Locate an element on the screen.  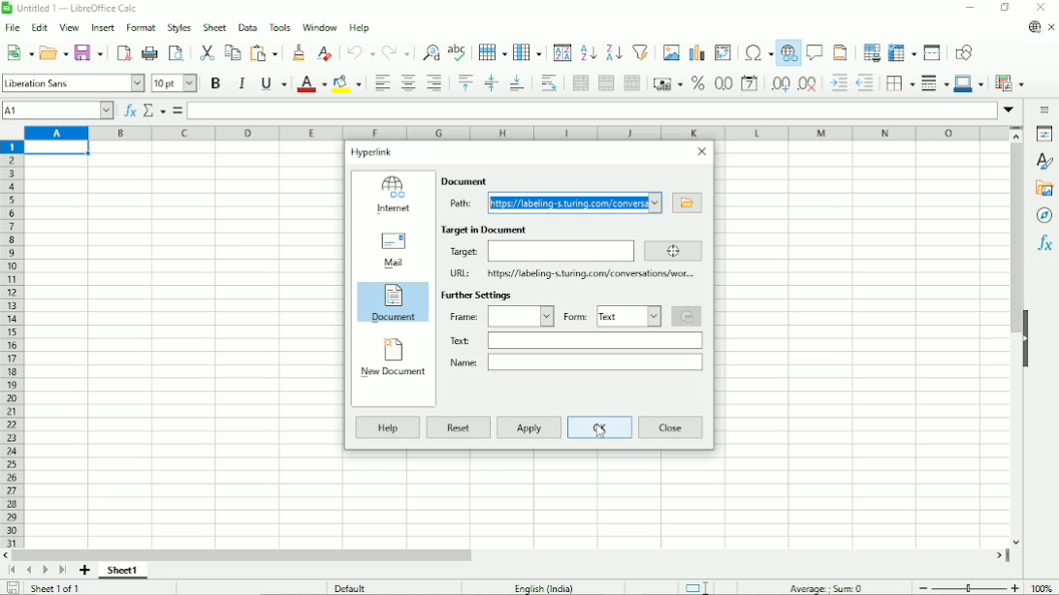
Format as number is located at coordinates (722, 83).